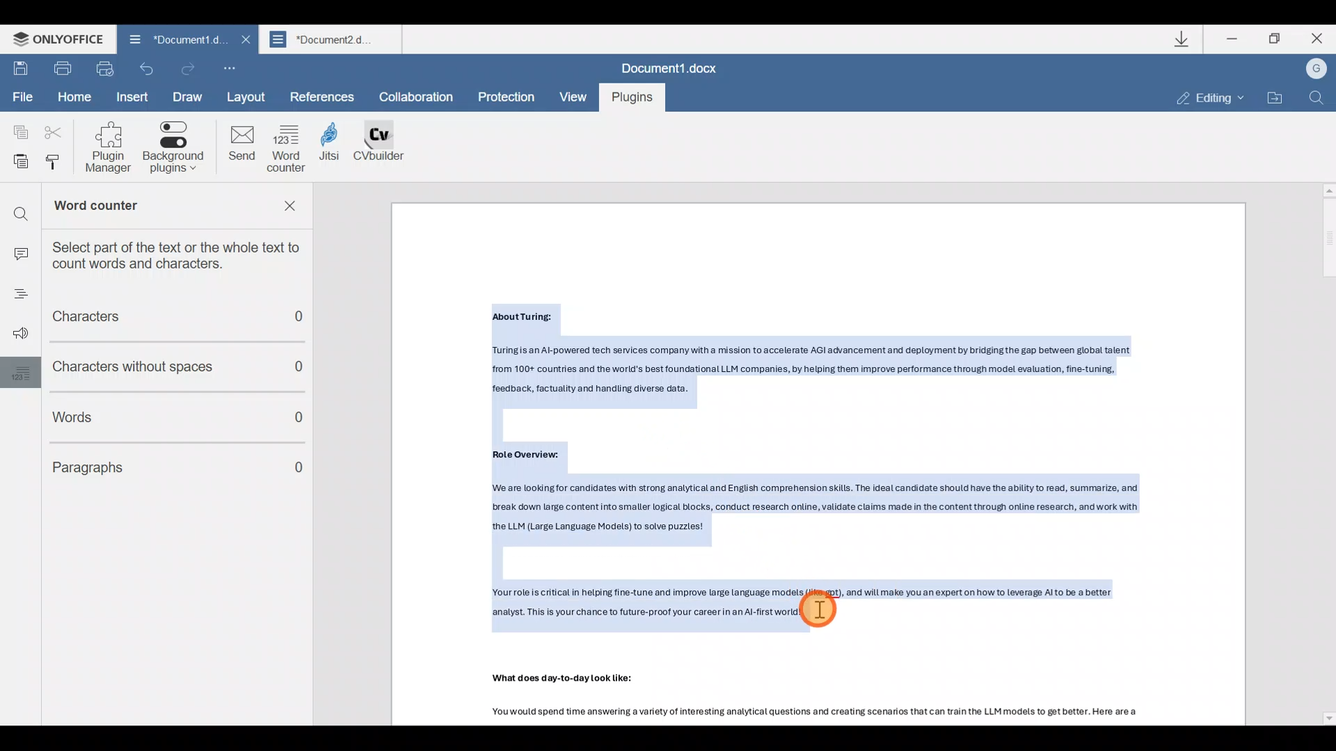 The width and height of the screenshot is (1336, 751). What do you see at coordinates (244, 40) in the screenshot?
I see `Close` at bounding box center [244, 40].